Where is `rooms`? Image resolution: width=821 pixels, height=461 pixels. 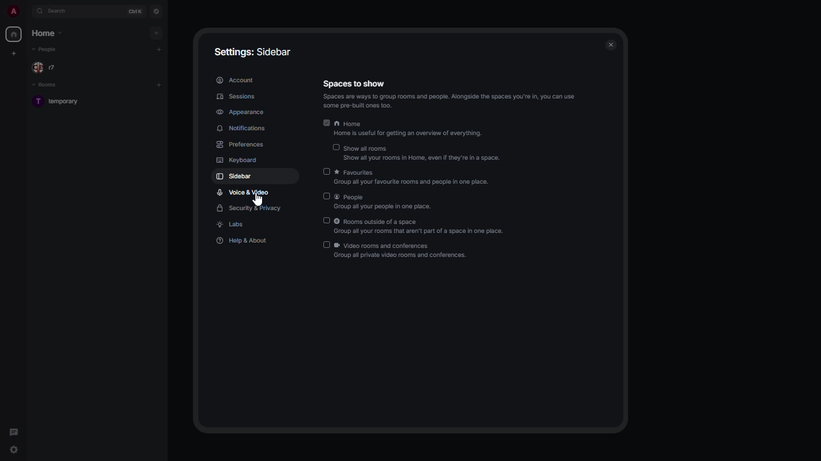
rooms is located at coordinates (49, 86).